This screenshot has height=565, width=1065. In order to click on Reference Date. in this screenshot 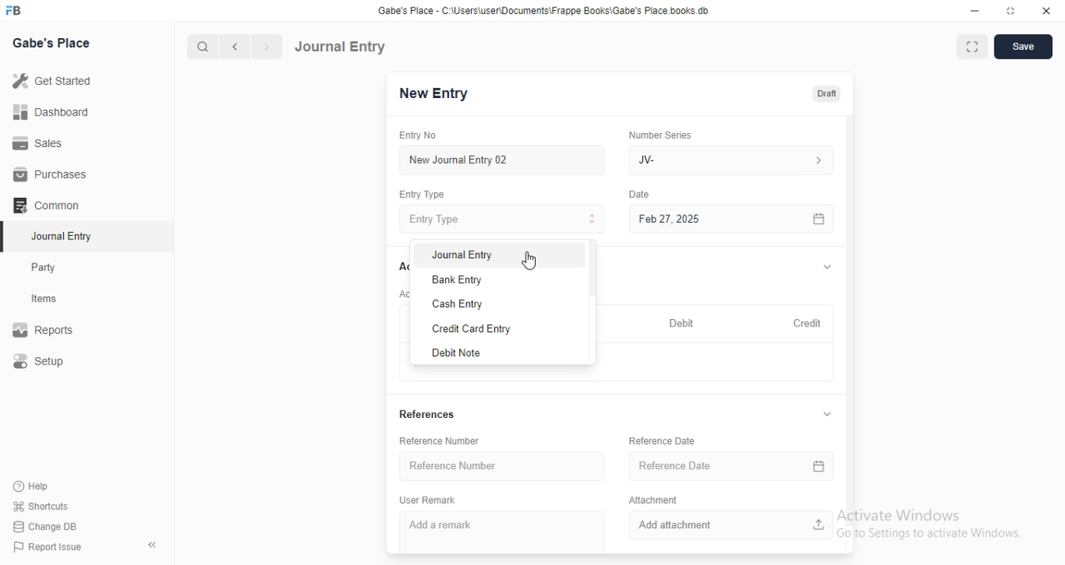, I will do `click(731, 469)`.